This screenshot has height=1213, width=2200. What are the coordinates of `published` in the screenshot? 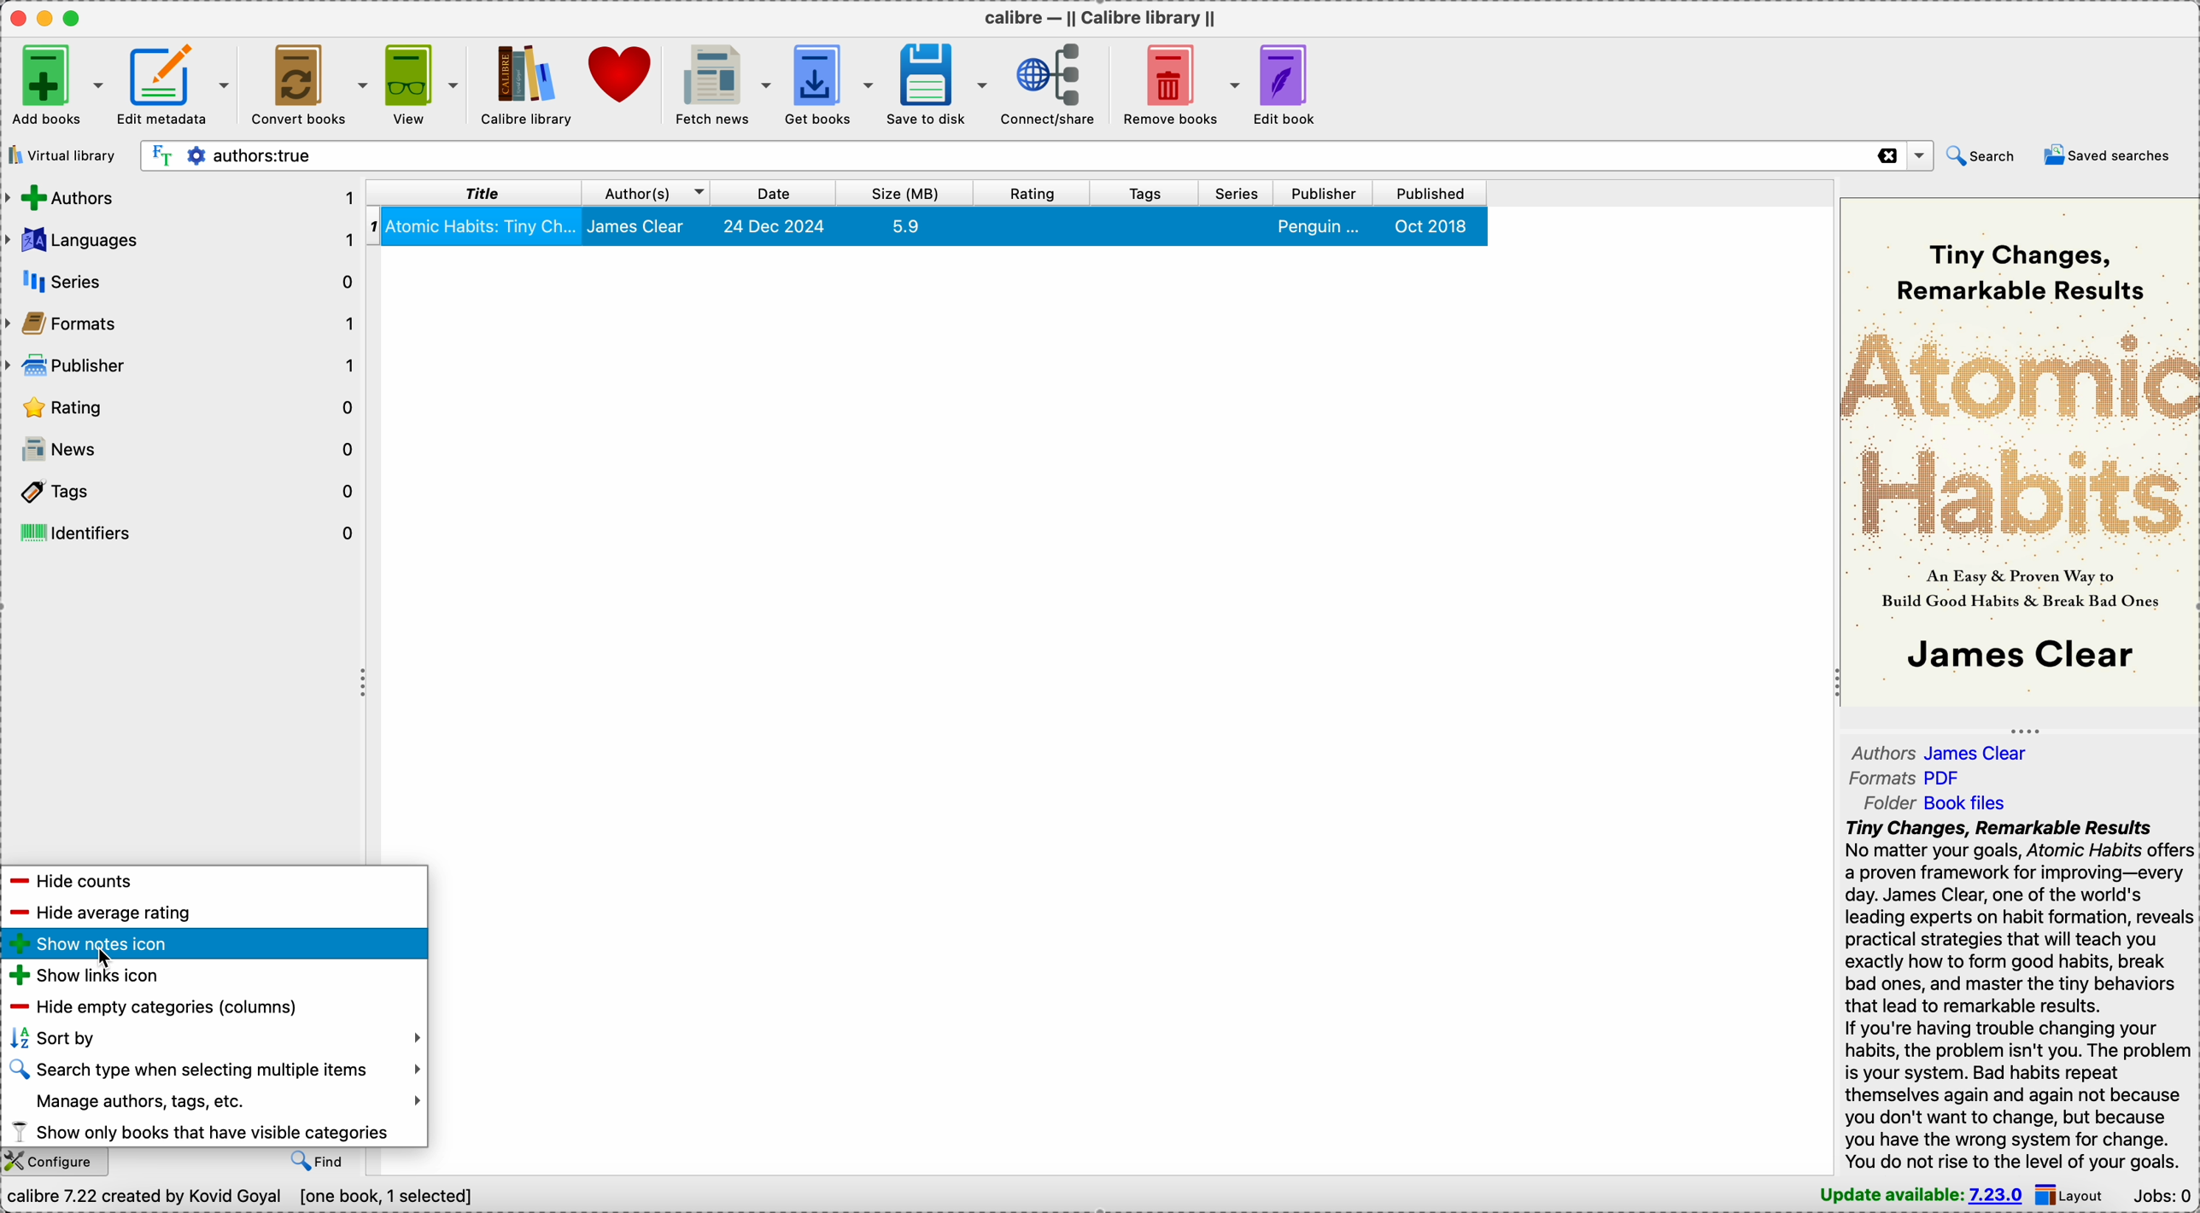 It's located at (1431, 193).